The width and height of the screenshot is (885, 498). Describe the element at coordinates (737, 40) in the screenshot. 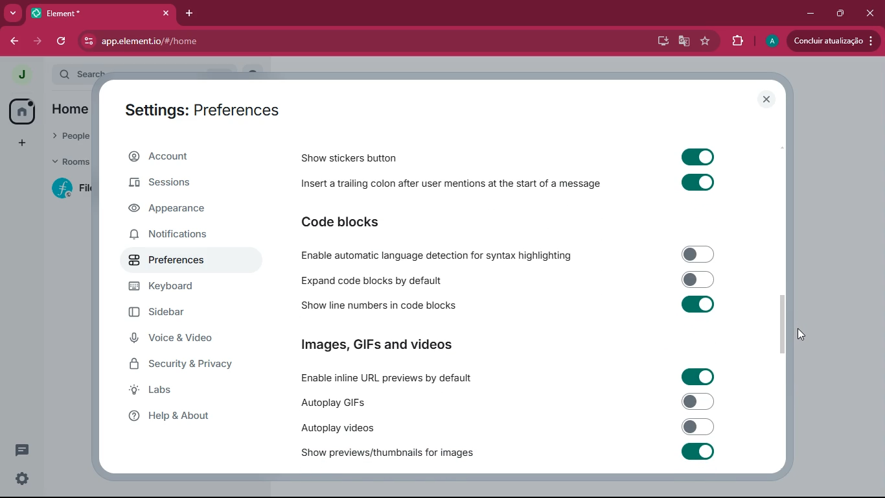

I see `extensions` at that location.